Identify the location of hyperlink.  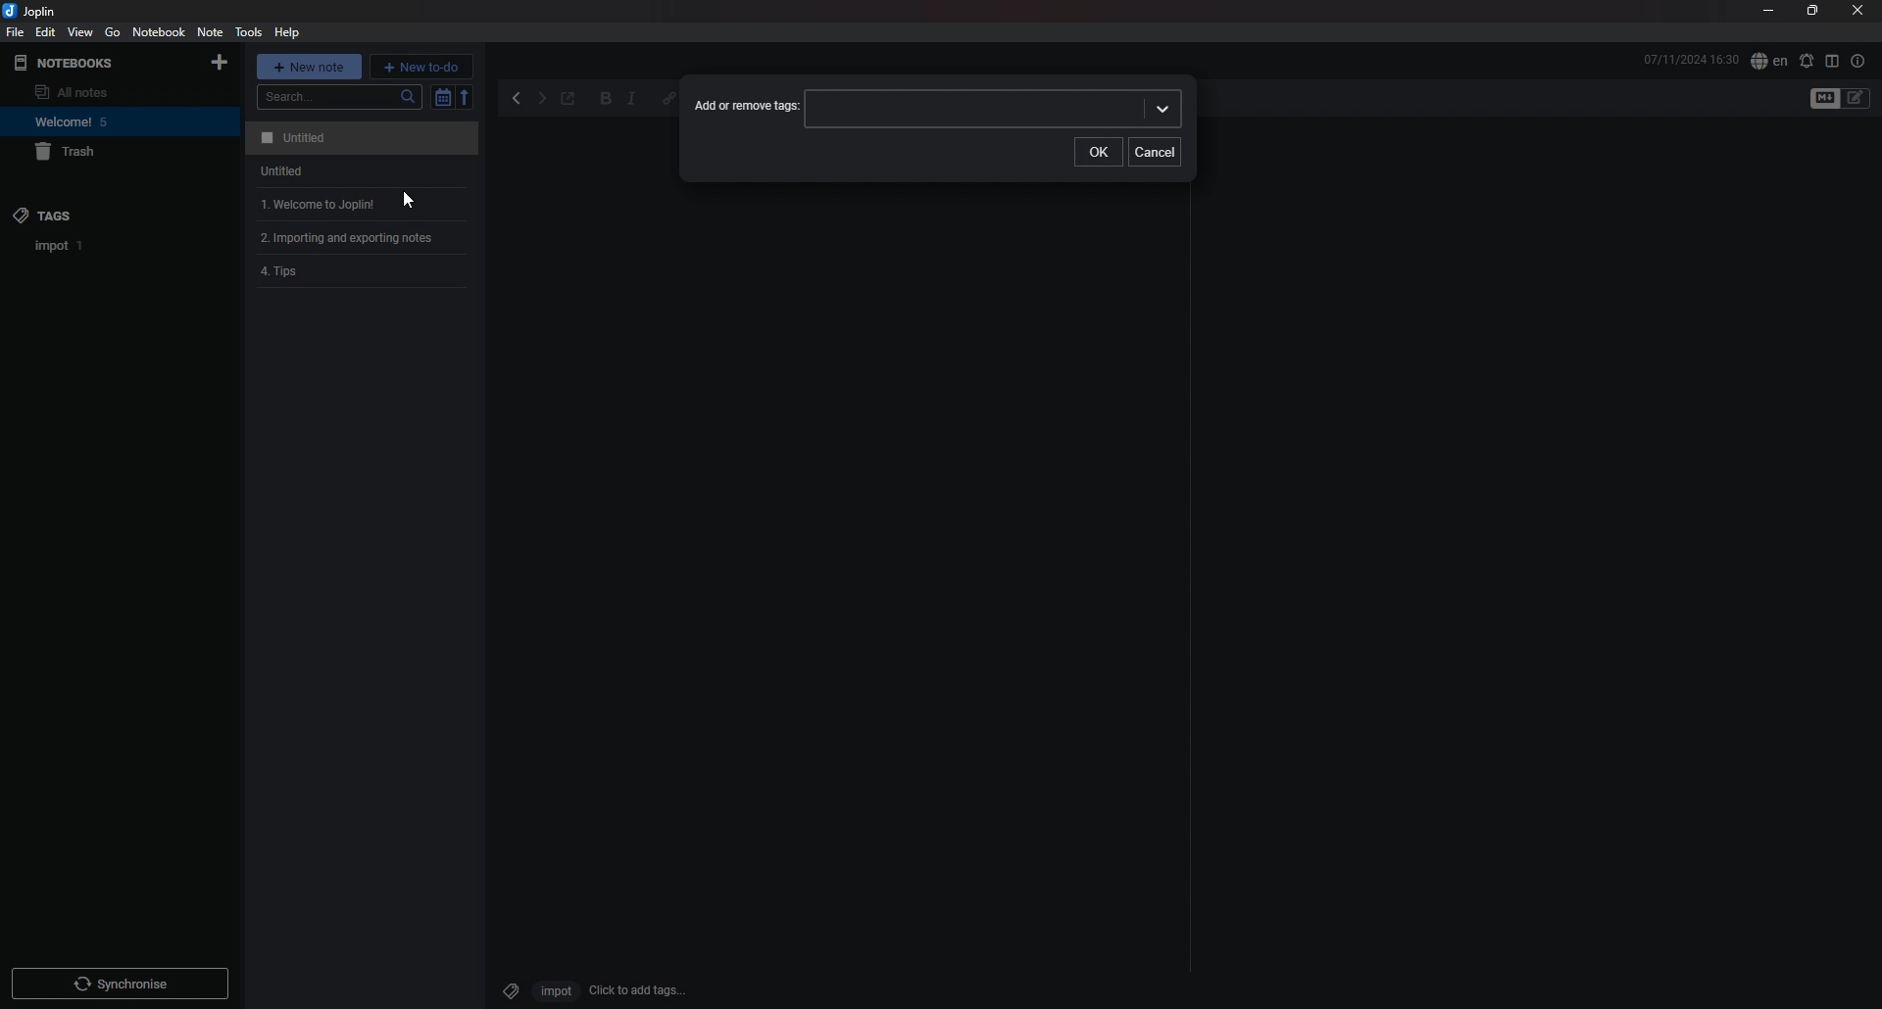
(669, 97).